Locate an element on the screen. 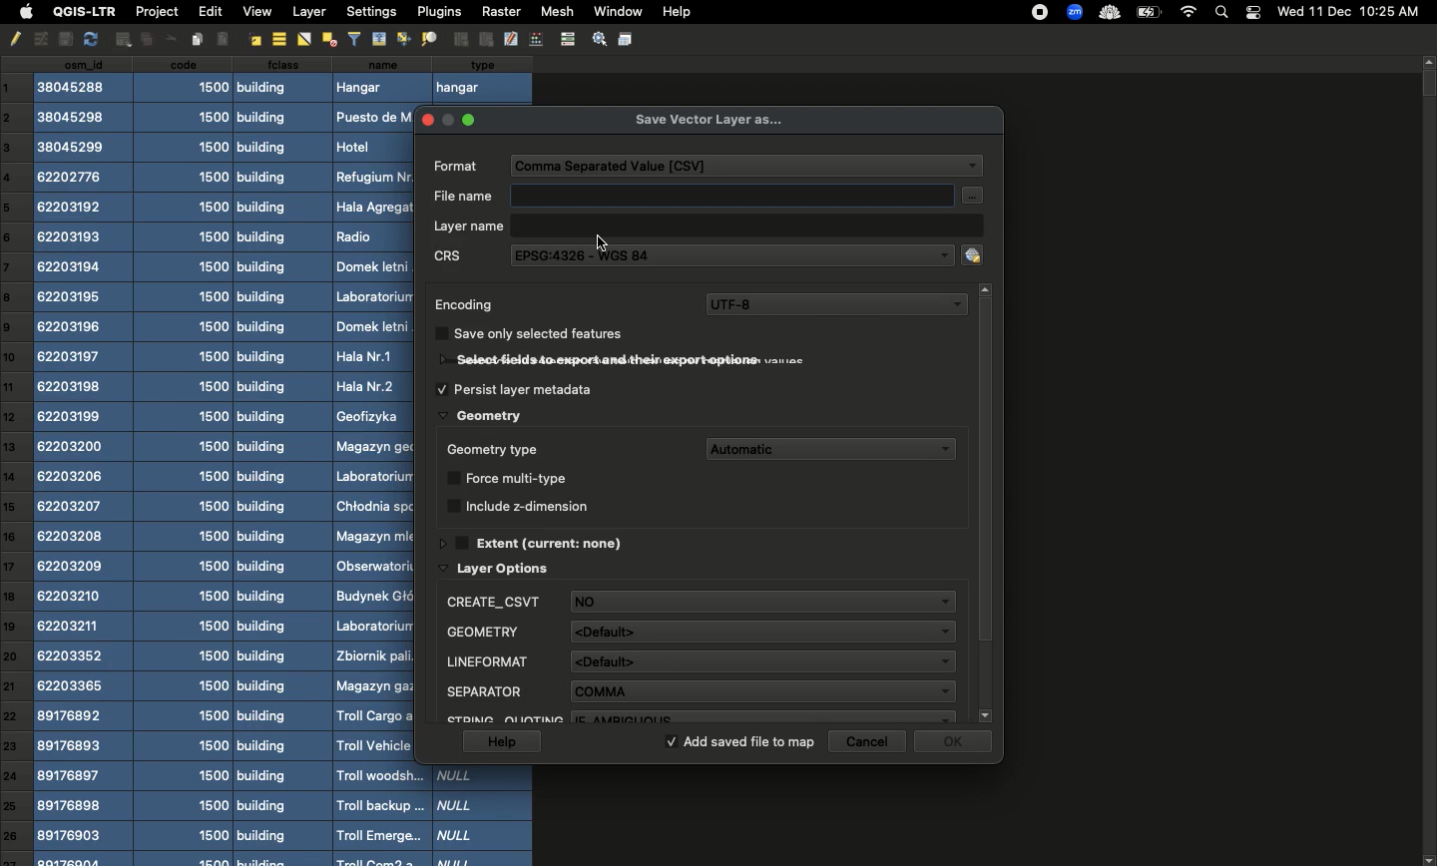  Edit Points is located at coordinates (536, 38).